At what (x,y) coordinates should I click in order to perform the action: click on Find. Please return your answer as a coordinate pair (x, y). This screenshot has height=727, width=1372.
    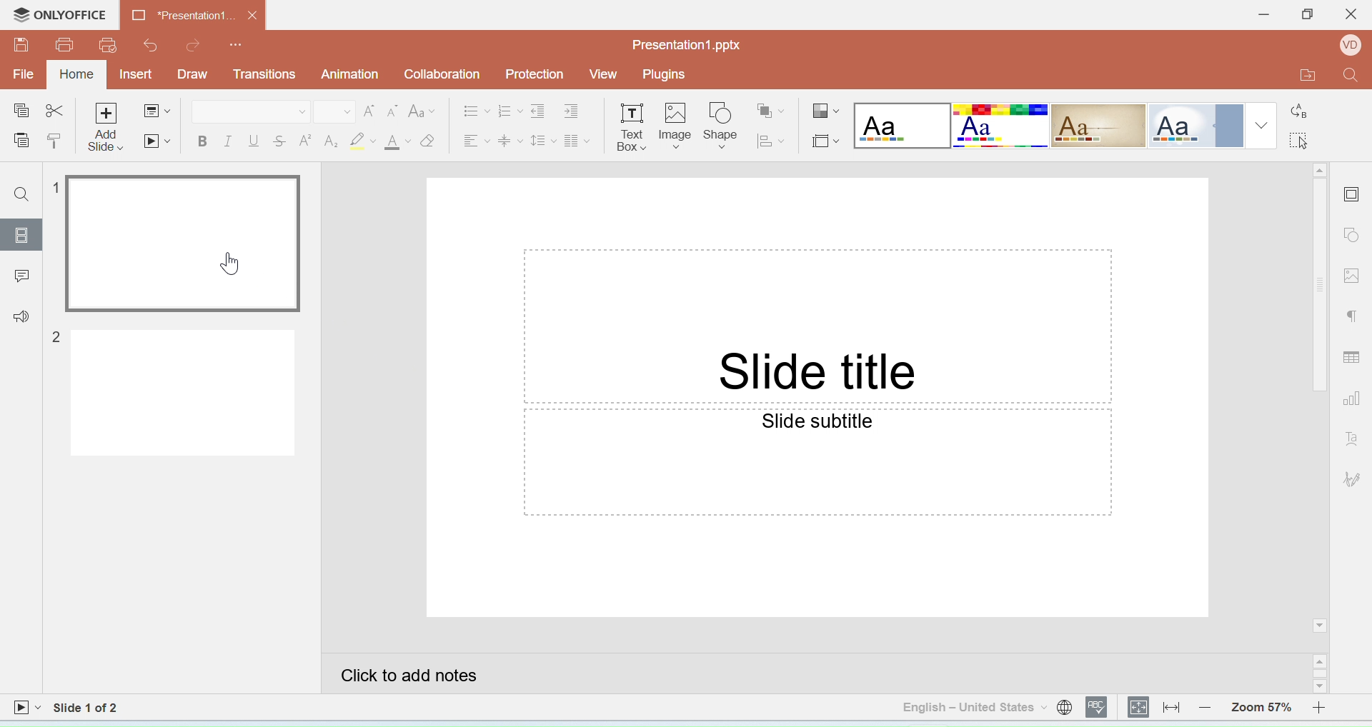
    Looking at the image, I should click on (1351, 79).